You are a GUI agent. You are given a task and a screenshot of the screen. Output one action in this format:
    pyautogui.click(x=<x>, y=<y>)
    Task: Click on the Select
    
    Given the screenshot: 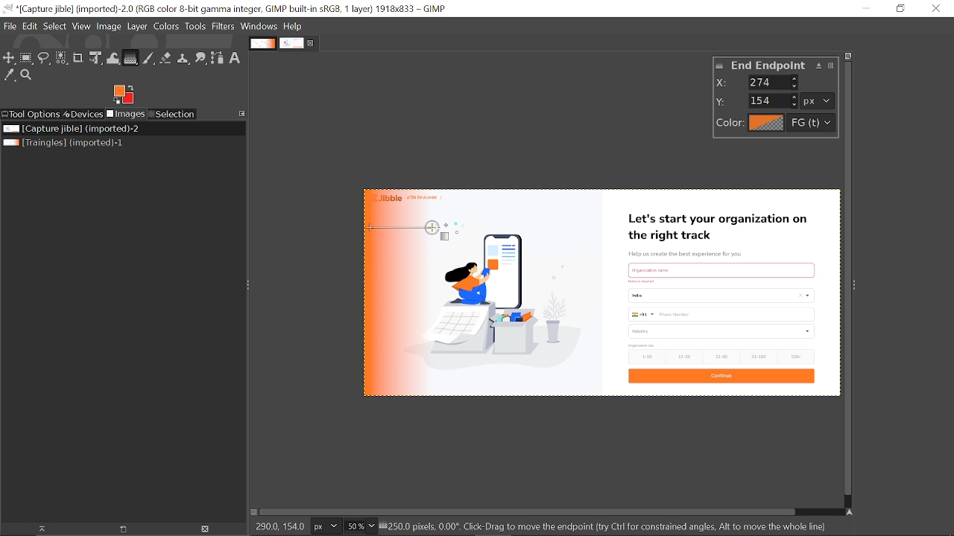 What is the action you would take?
    pyautogui.click(x=54, y=27)
    